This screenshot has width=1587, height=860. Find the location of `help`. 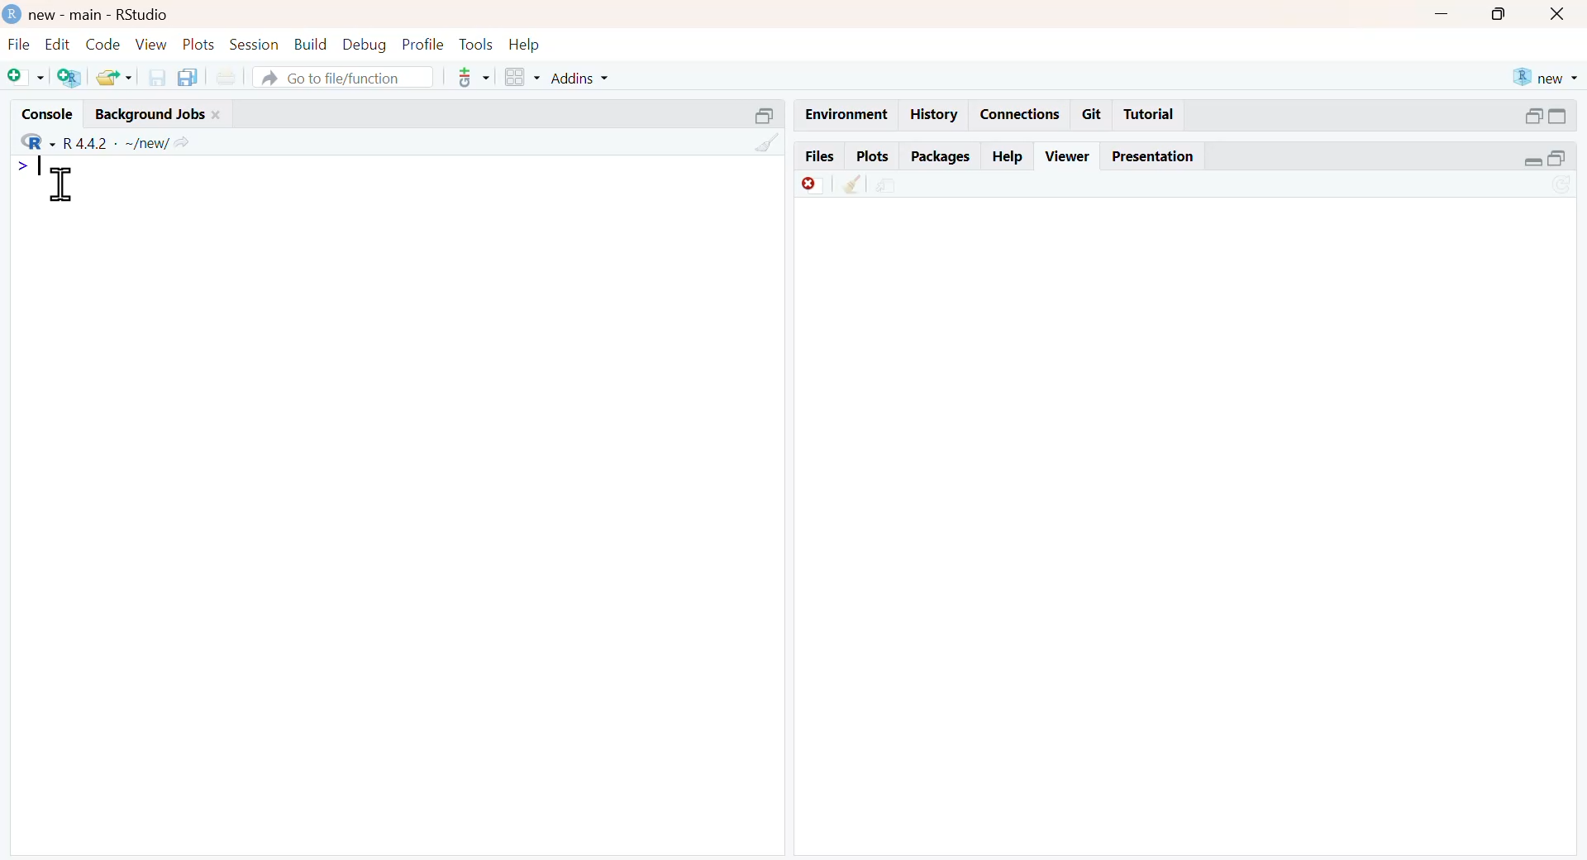

help is located at coordinates (525, 44).